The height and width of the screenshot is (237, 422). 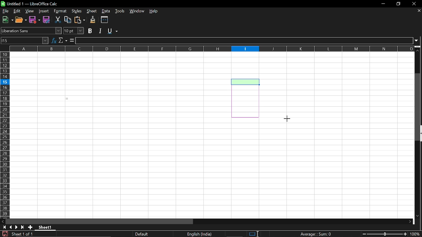 What do you see at coordinates (121, 12) in the screenshot?
I see `Tools` at bounding box center [121, 12].